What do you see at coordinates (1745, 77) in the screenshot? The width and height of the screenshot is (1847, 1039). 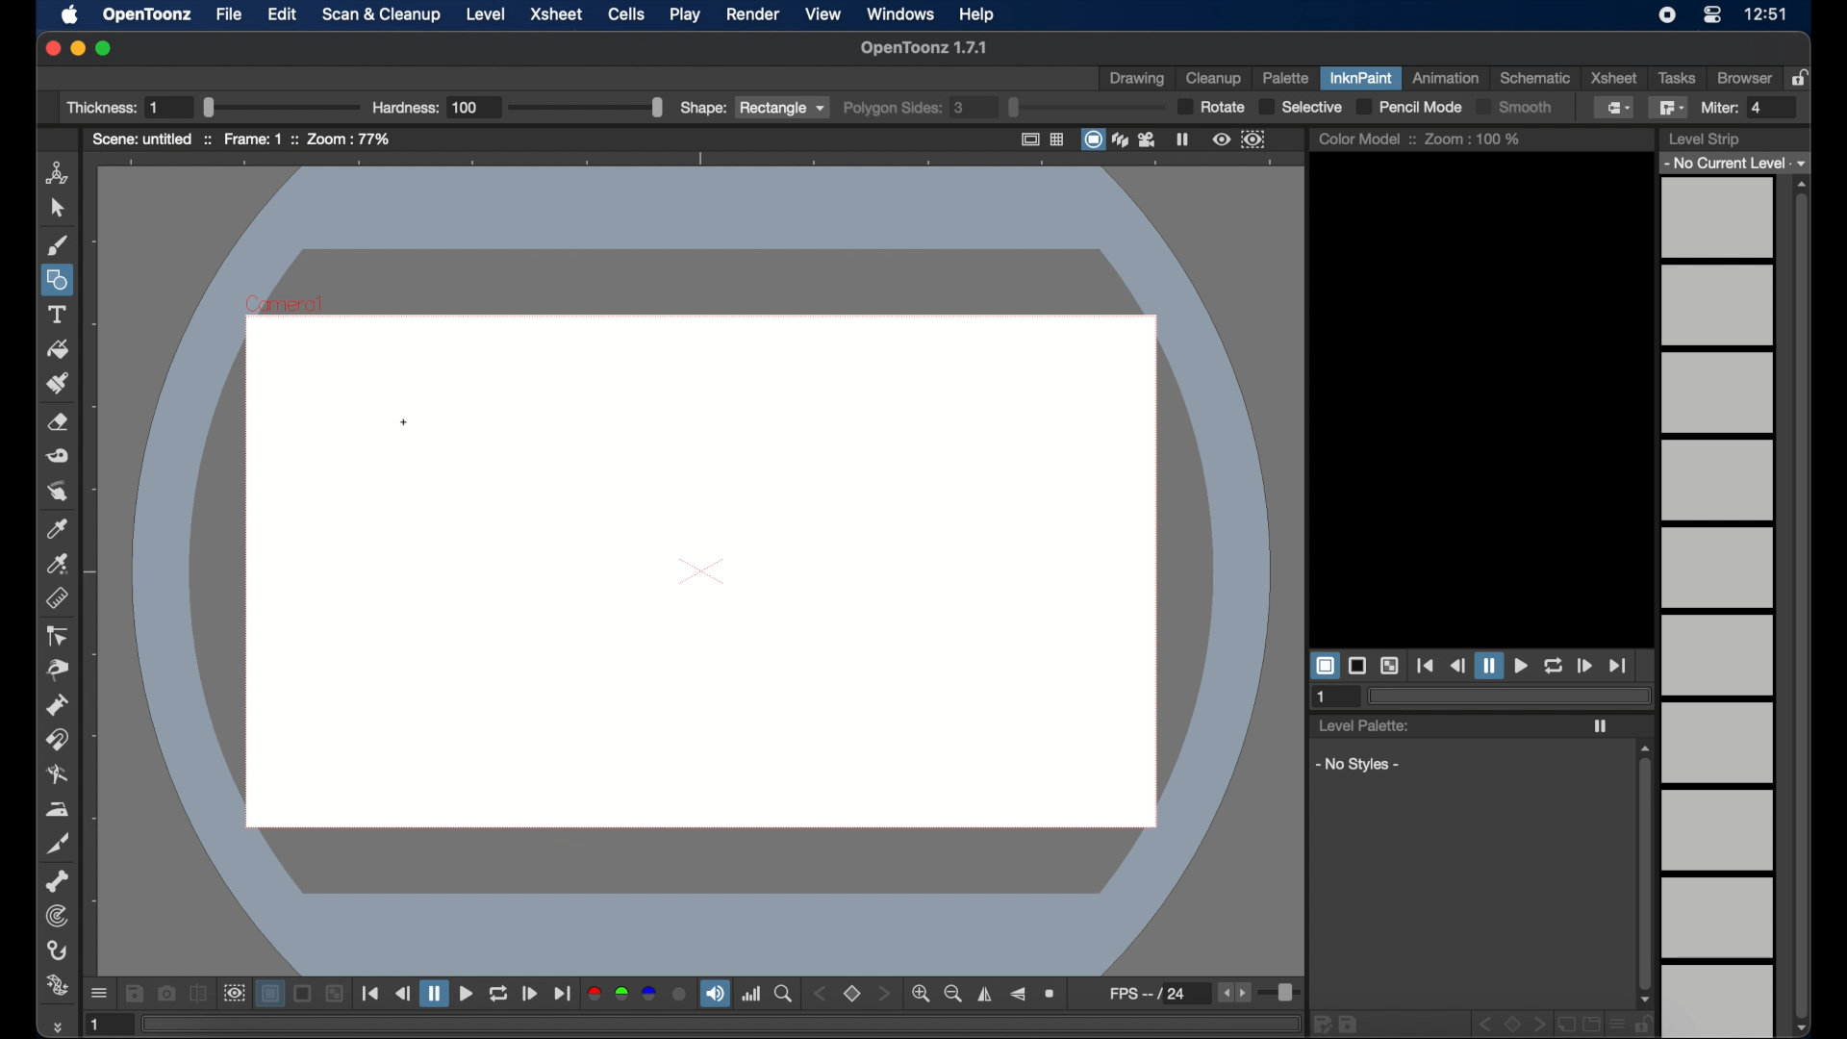 I see `browser` at bounding box center [1745, 77].